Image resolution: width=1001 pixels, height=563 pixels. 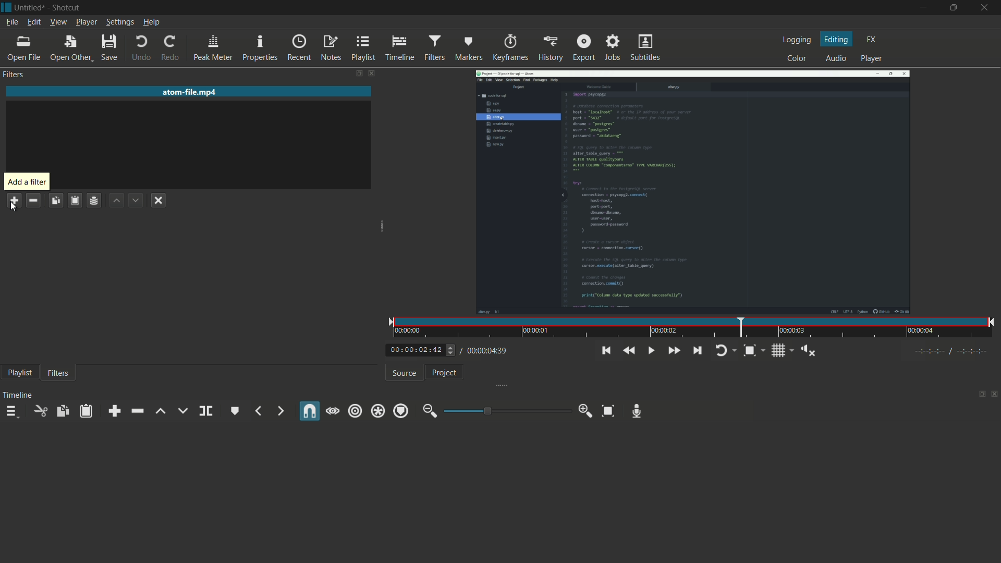 I want to click on color, so click(x=798, y=58).